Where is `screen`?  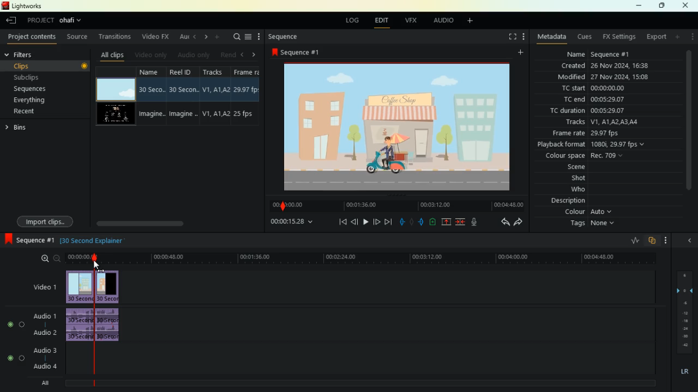 screen is located at coordinates (510, 38).